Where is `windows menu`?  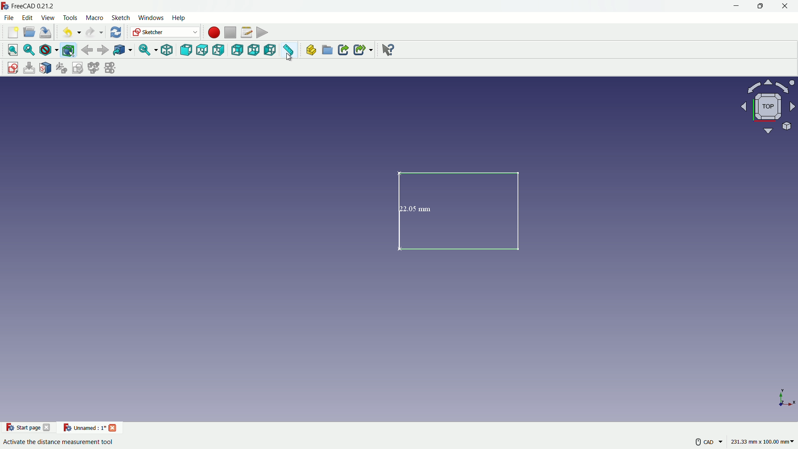 windows menu is located at coordinates (151, 17).